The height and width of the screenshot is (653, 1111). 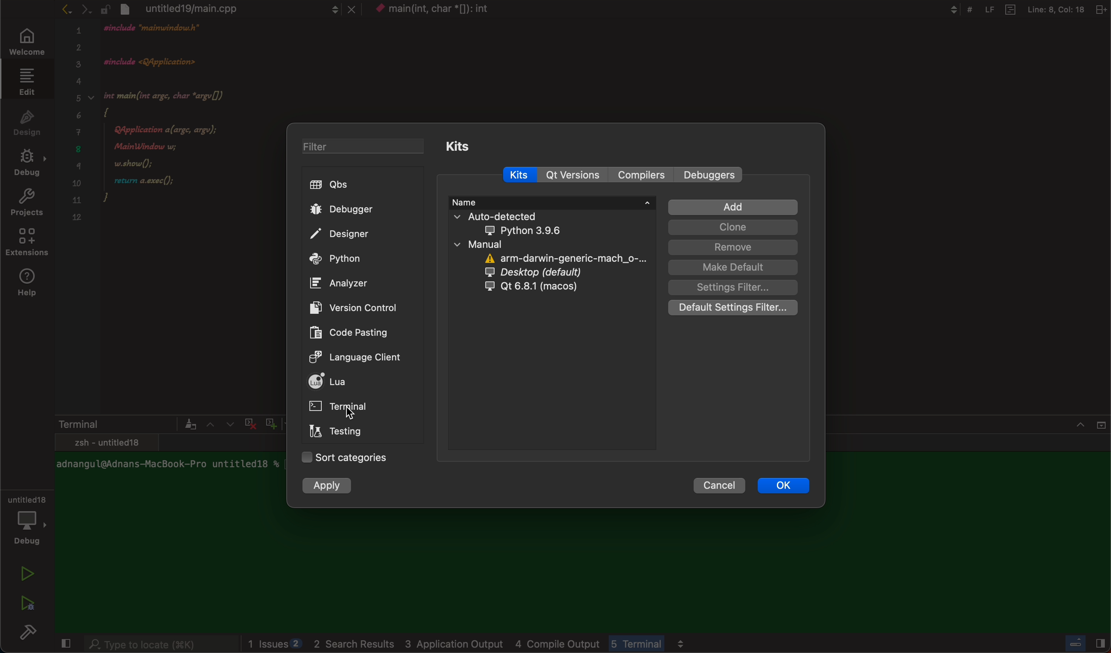 I want to click on python, so click(x=354, y=260).